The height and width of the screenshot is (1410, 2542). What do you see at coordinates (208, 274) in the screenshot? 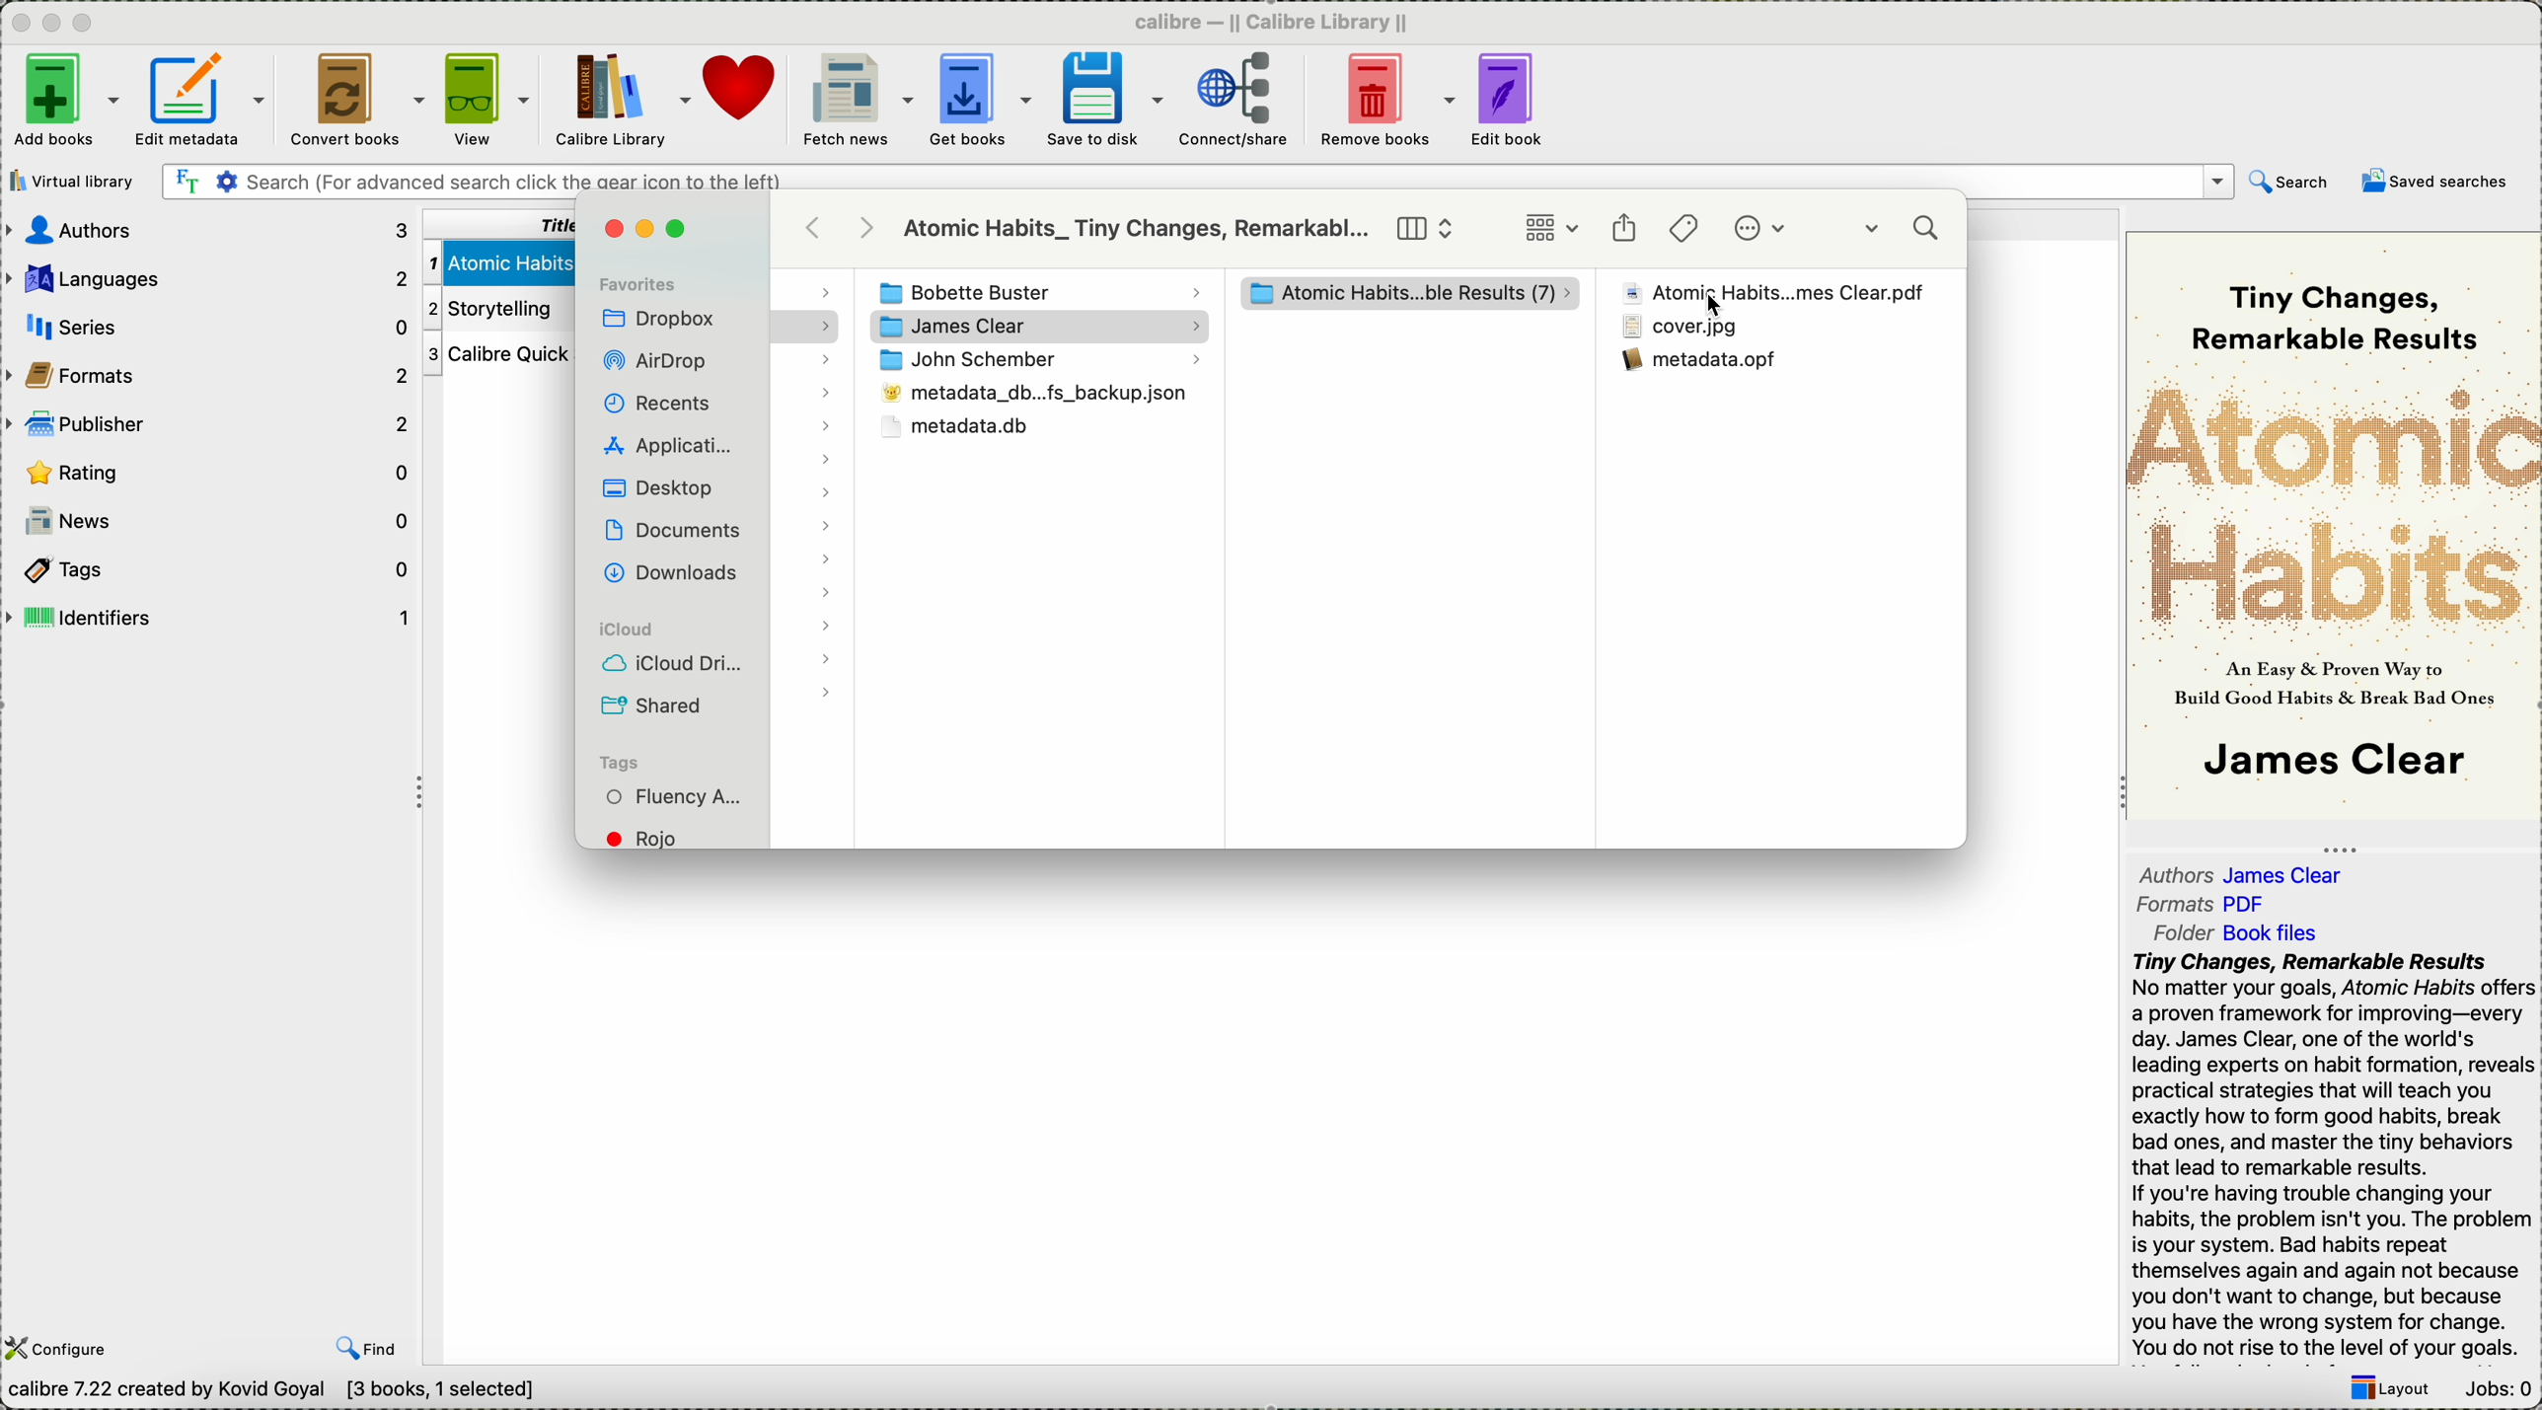
I see `languages` at bounding box center [208, 274].